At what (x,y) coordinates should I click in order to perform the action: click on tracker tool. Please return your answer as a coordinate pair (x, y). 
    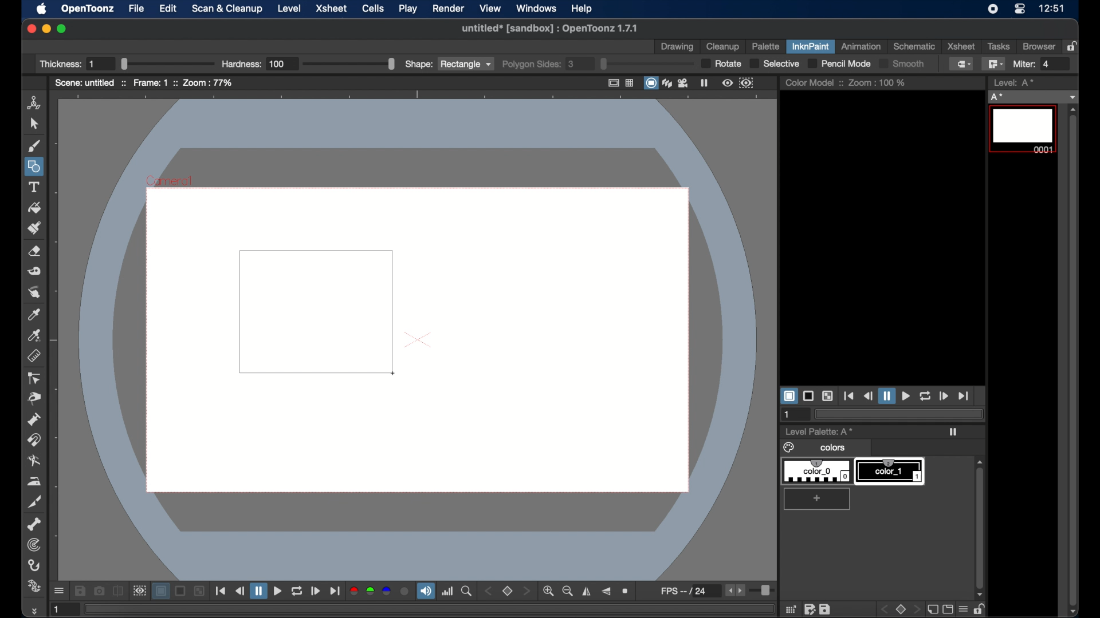
    Looking at the image, I should click on (34, 545).